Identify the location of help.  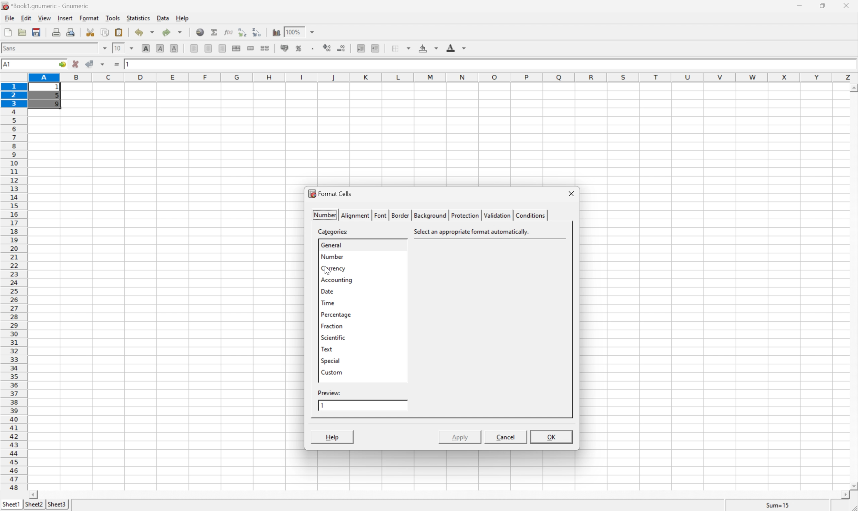
(183, 18).